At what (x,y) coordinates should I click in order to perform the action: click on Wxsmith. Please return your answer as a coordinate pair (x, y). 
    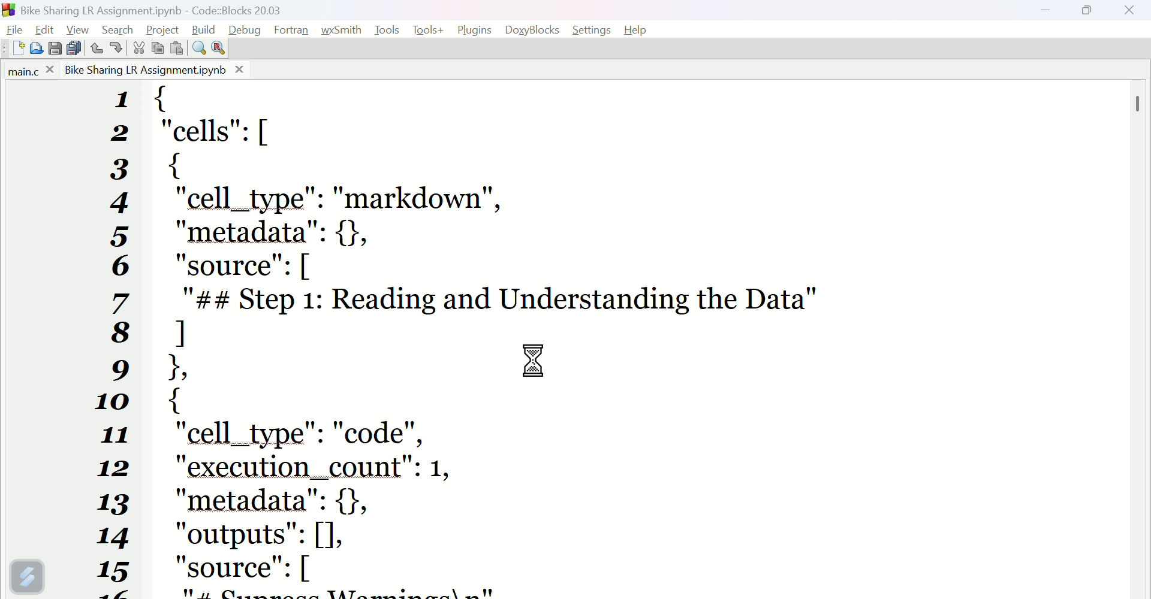
    Looking at the image, I should click on (342, 29).